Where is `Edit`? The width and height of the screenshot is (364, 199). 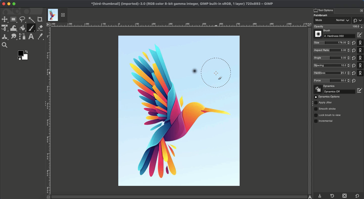 Edit is located at coordinates (360, 90).